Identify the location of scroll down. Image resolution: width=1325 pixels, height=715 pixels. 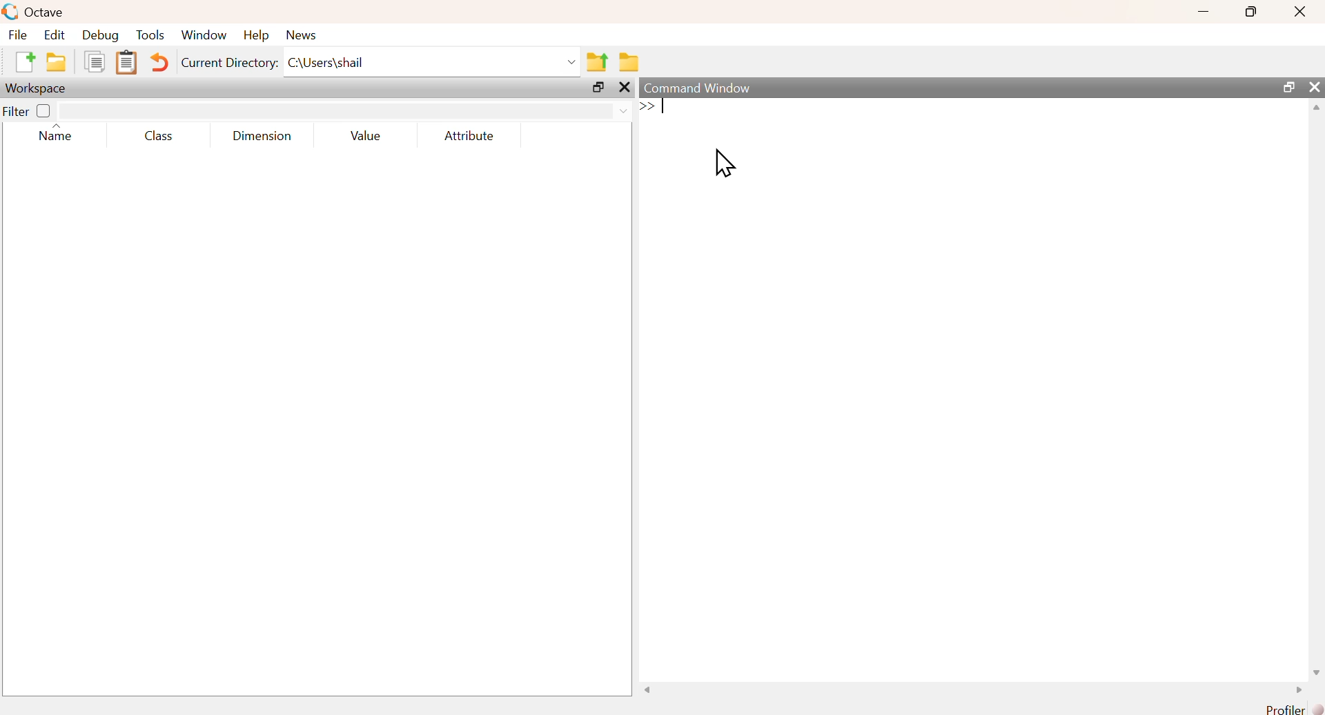
(1317, 673).